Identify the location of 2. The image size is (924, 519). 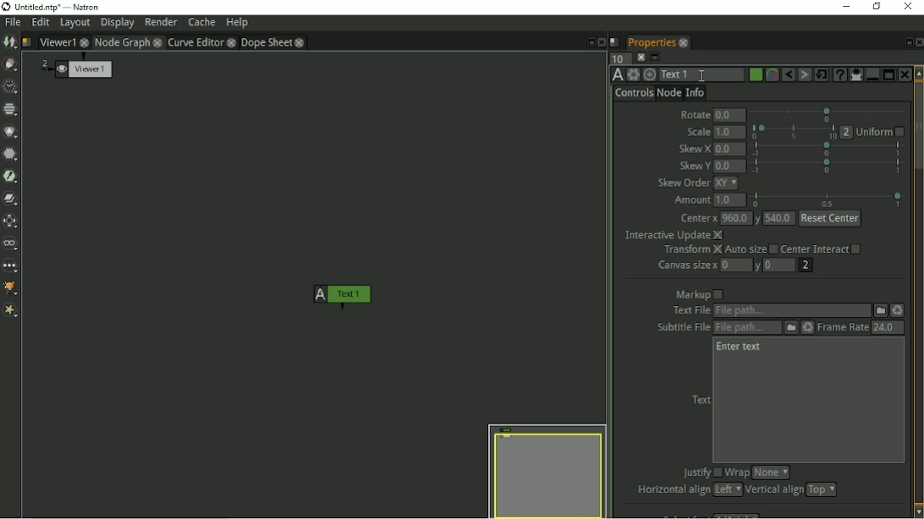
(806, 266).